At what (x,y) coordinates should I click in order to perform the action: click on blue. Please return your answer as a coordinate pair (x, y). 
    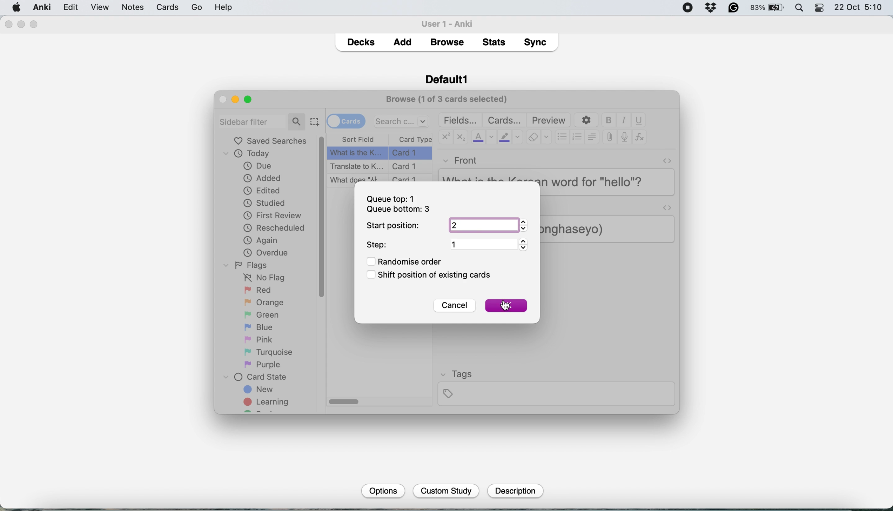
    Looking at the image, I should click on (264, 326).